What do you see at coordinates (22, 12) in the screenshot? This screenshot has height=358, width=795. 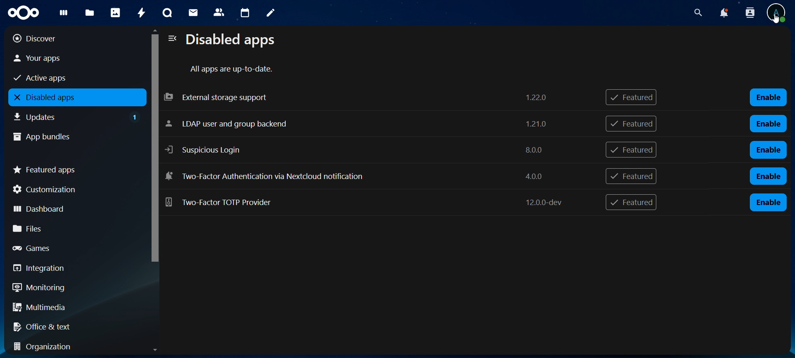 I see `icon` at bounding box center [22, 12].